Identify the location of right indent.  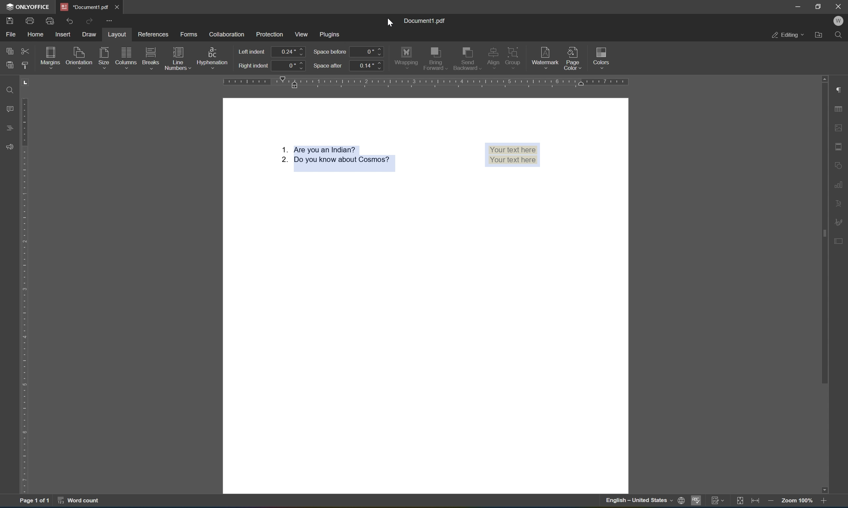
(254, 66).